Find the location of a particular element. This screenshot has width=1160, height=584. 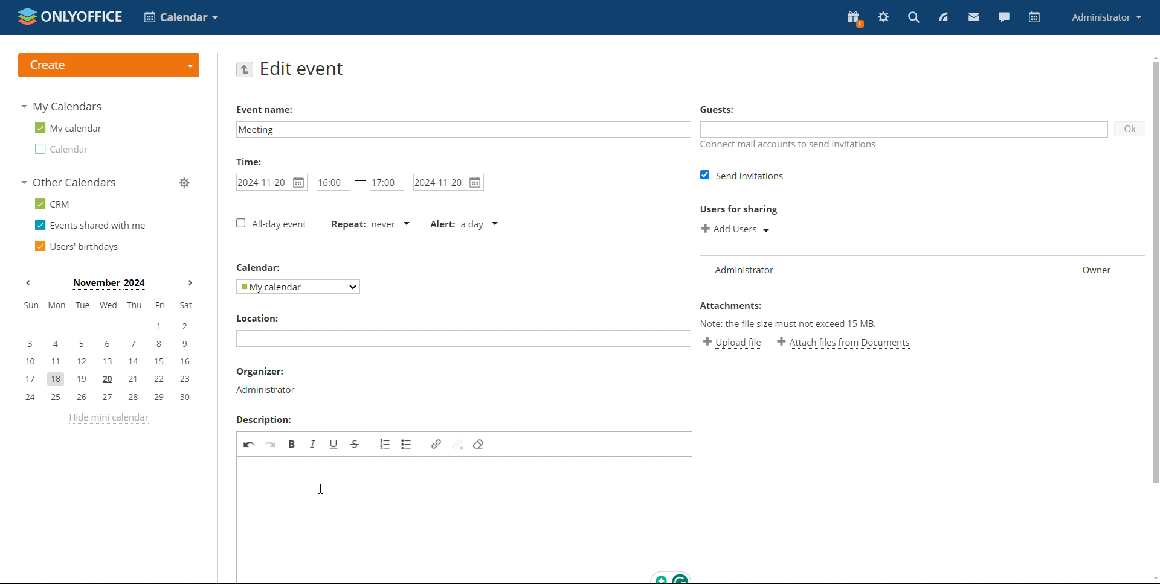

other calendars is located at coordinates (68, 182).